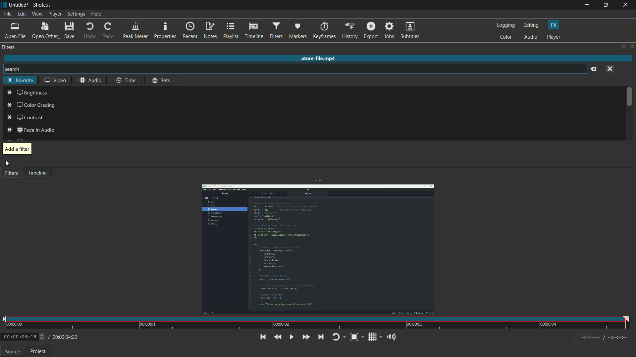  I want to click on favorite, so click(19, 80).